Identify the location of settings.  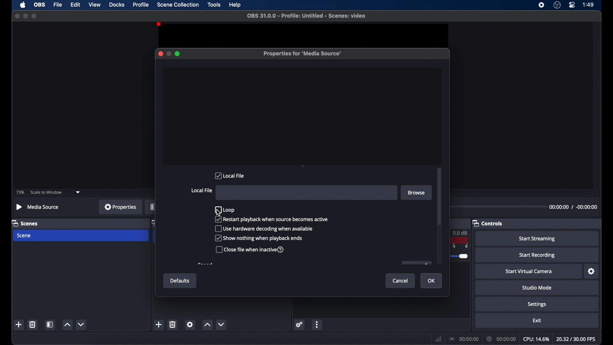
(299, 325).